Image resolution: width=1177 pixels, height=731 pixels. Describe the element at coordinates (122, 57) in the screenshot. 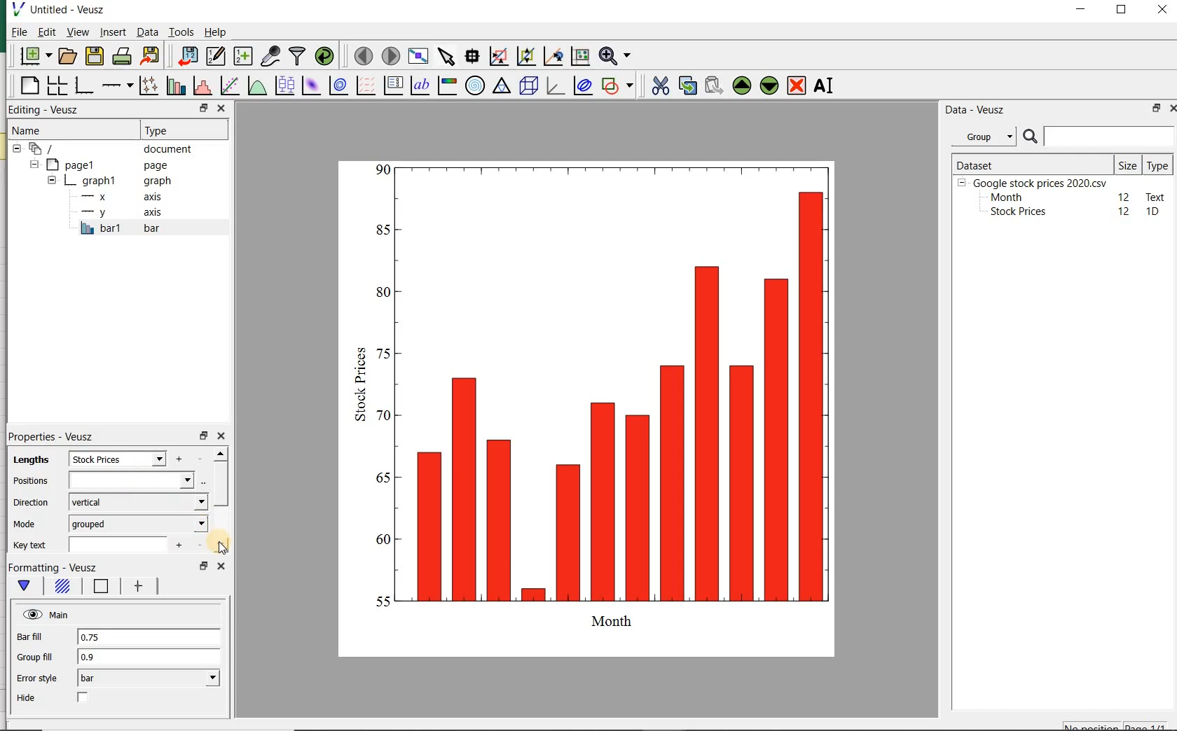

I see `print the document` at that location.